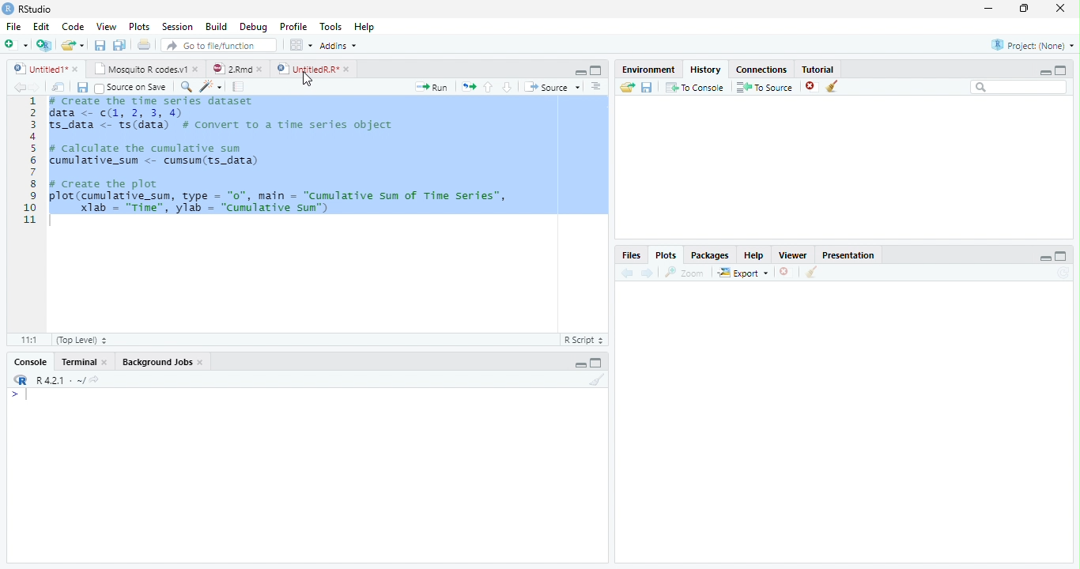 The height and width of the screenshot is (569, 1080). What do you see at coordinates (145, 46) in the screenshot?
I see `Print` at bounding box center [145, 46].